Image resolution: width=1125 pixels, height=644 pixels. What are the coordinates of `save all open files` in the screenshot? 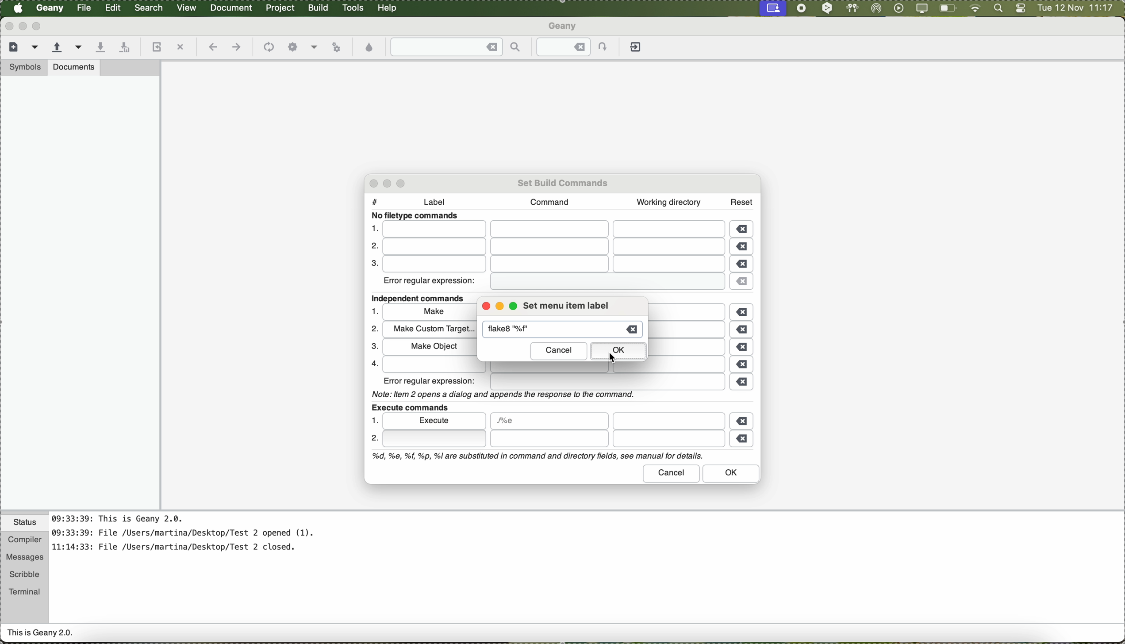 It's located at (123, 48).